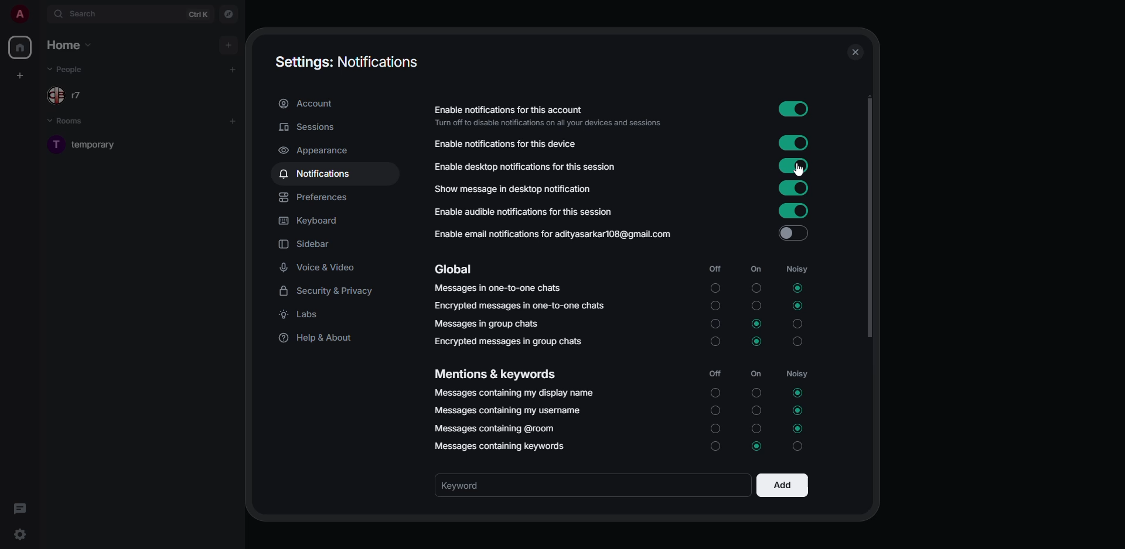  Describe the element at coordinates (800, 410) in the screenshot. I see `selected` at that location.